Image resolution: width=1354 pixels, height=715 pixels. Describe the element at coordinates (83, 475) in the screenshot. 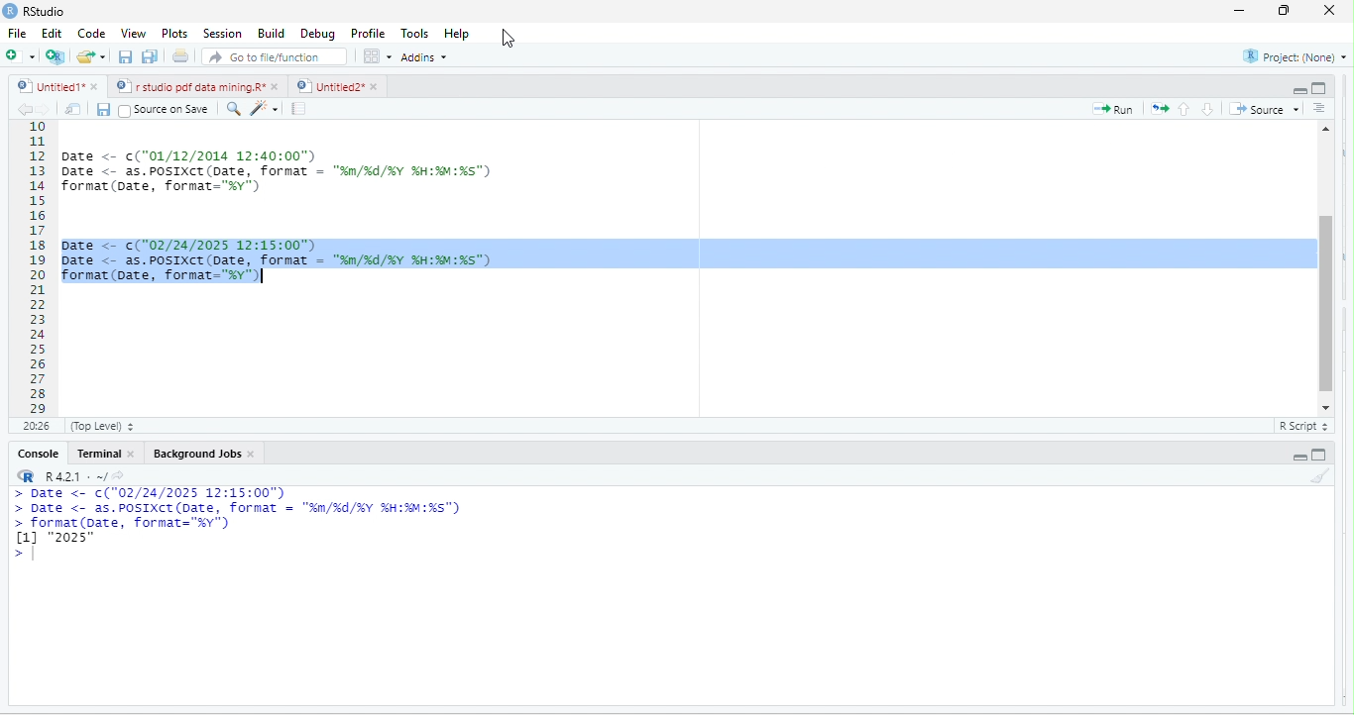

I see `R421: ~/` at that location.